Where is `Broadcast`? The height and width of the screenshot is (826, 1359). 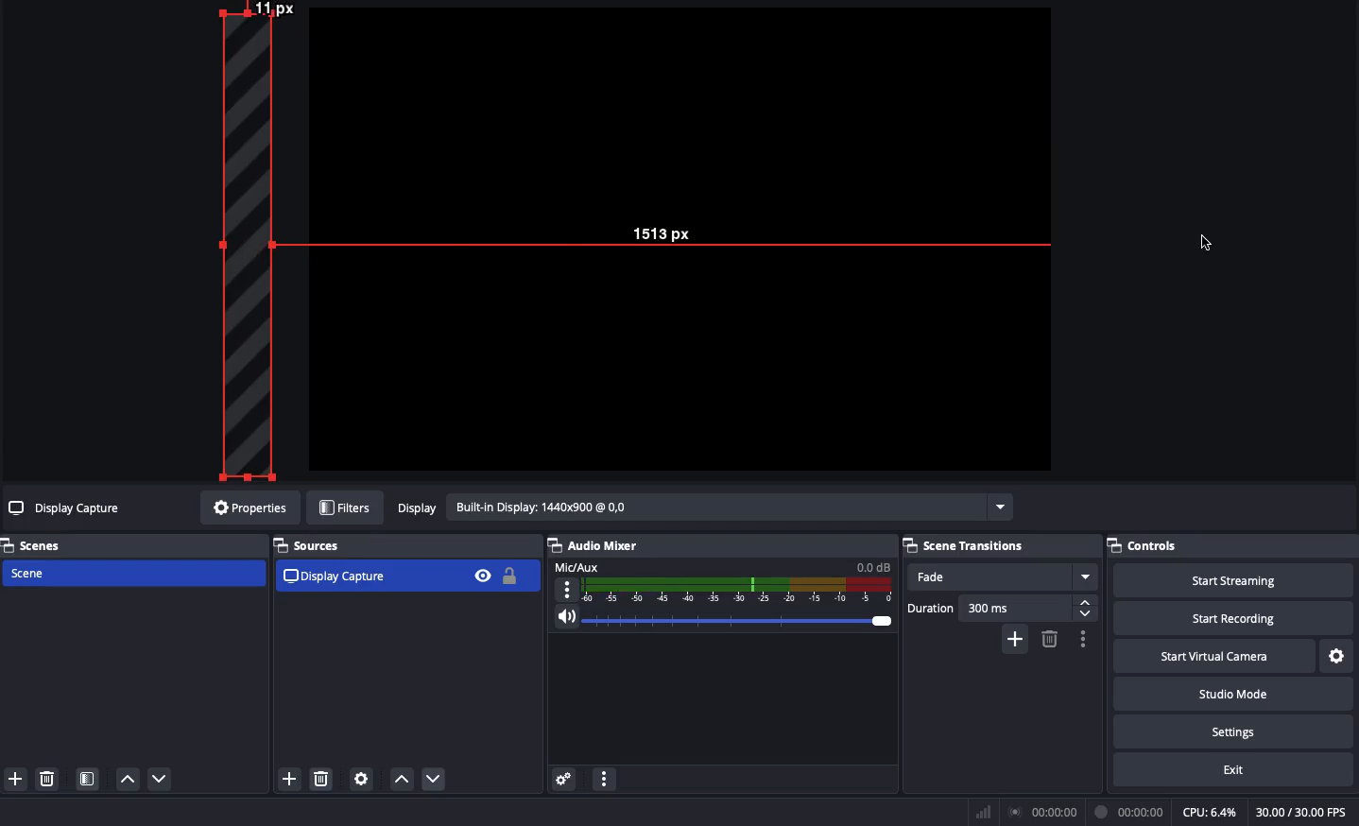
Broadcast is located at coordinates (1046, 813).